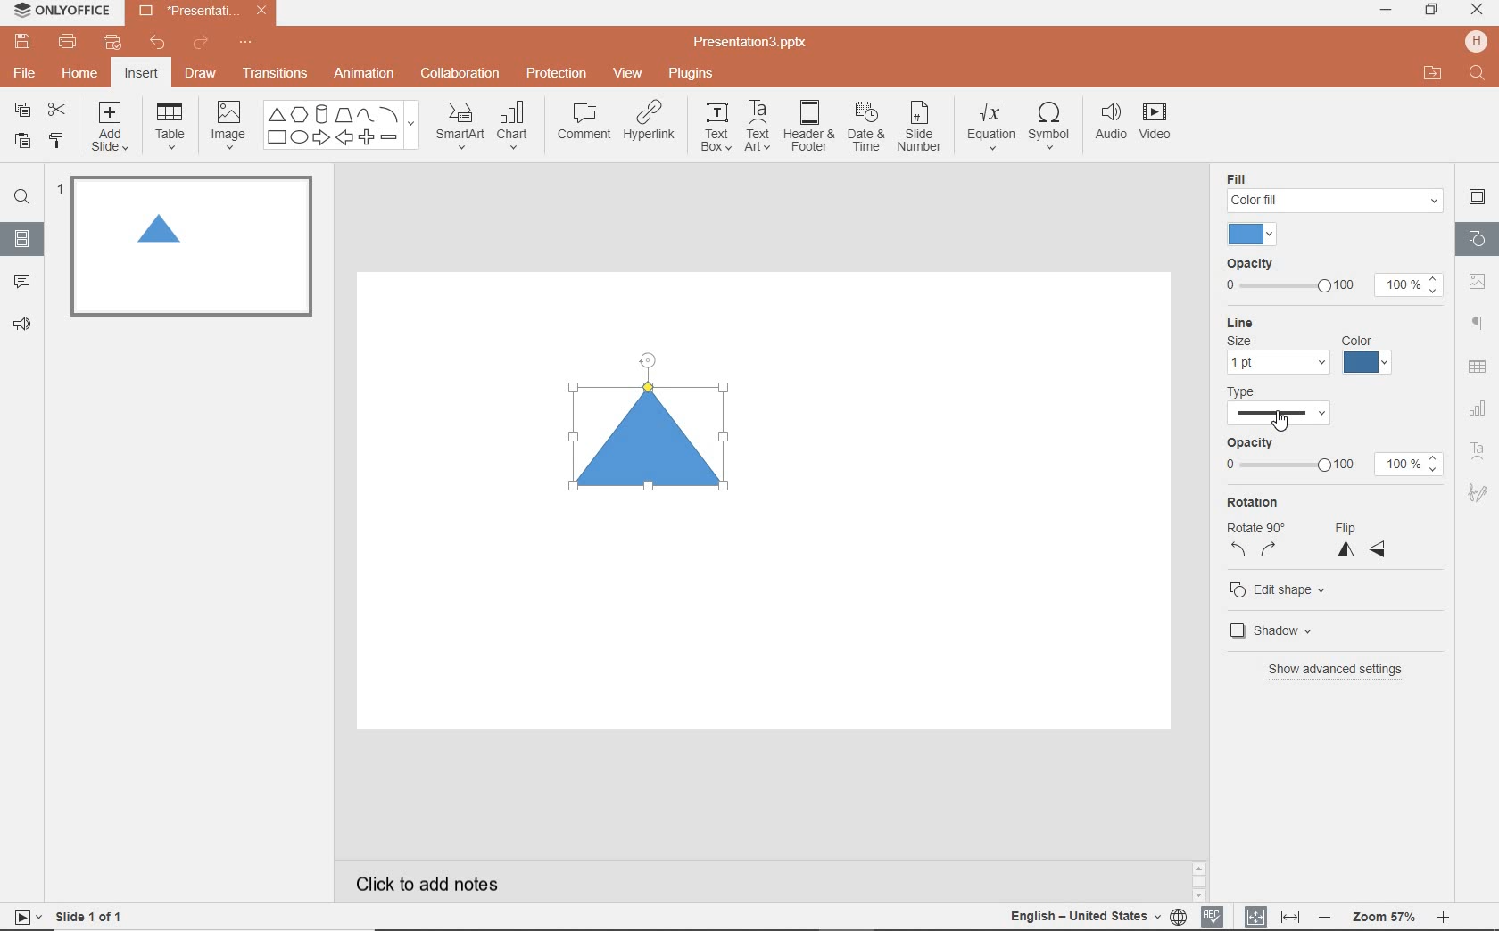 The height and width of the screenshot is (931, 1499). Describe the element at coordinates (1335, 191) in the screenshot. I see `fill` at that location.